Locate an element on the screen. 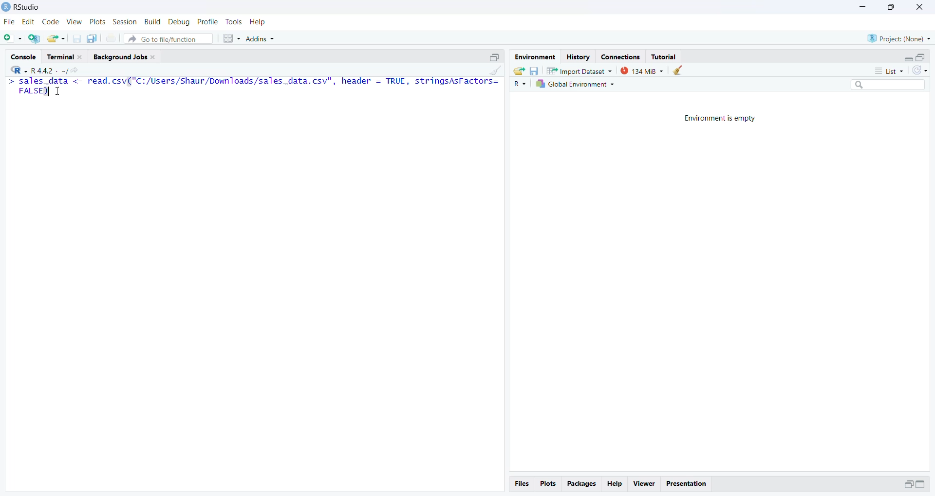  Session is located at coordinates (125, 21).